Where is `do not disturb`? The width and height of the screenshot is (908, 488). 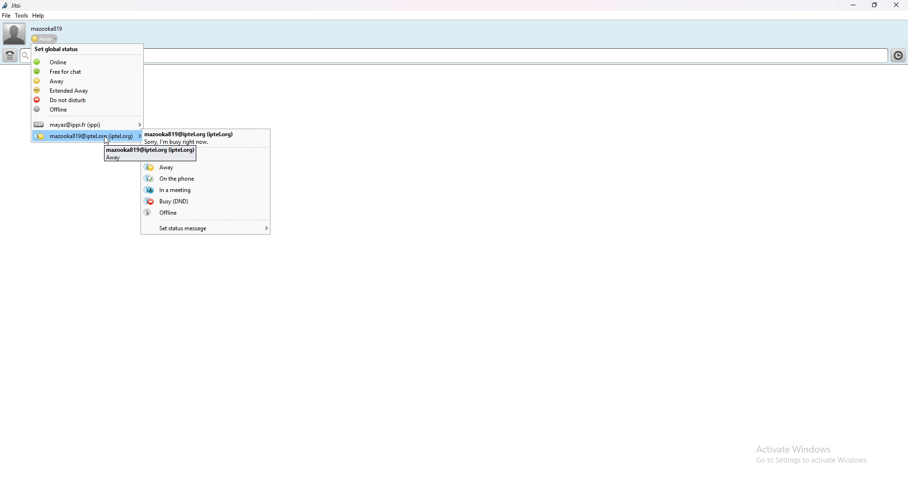 do not disturb is located at coordinates (87, 99).